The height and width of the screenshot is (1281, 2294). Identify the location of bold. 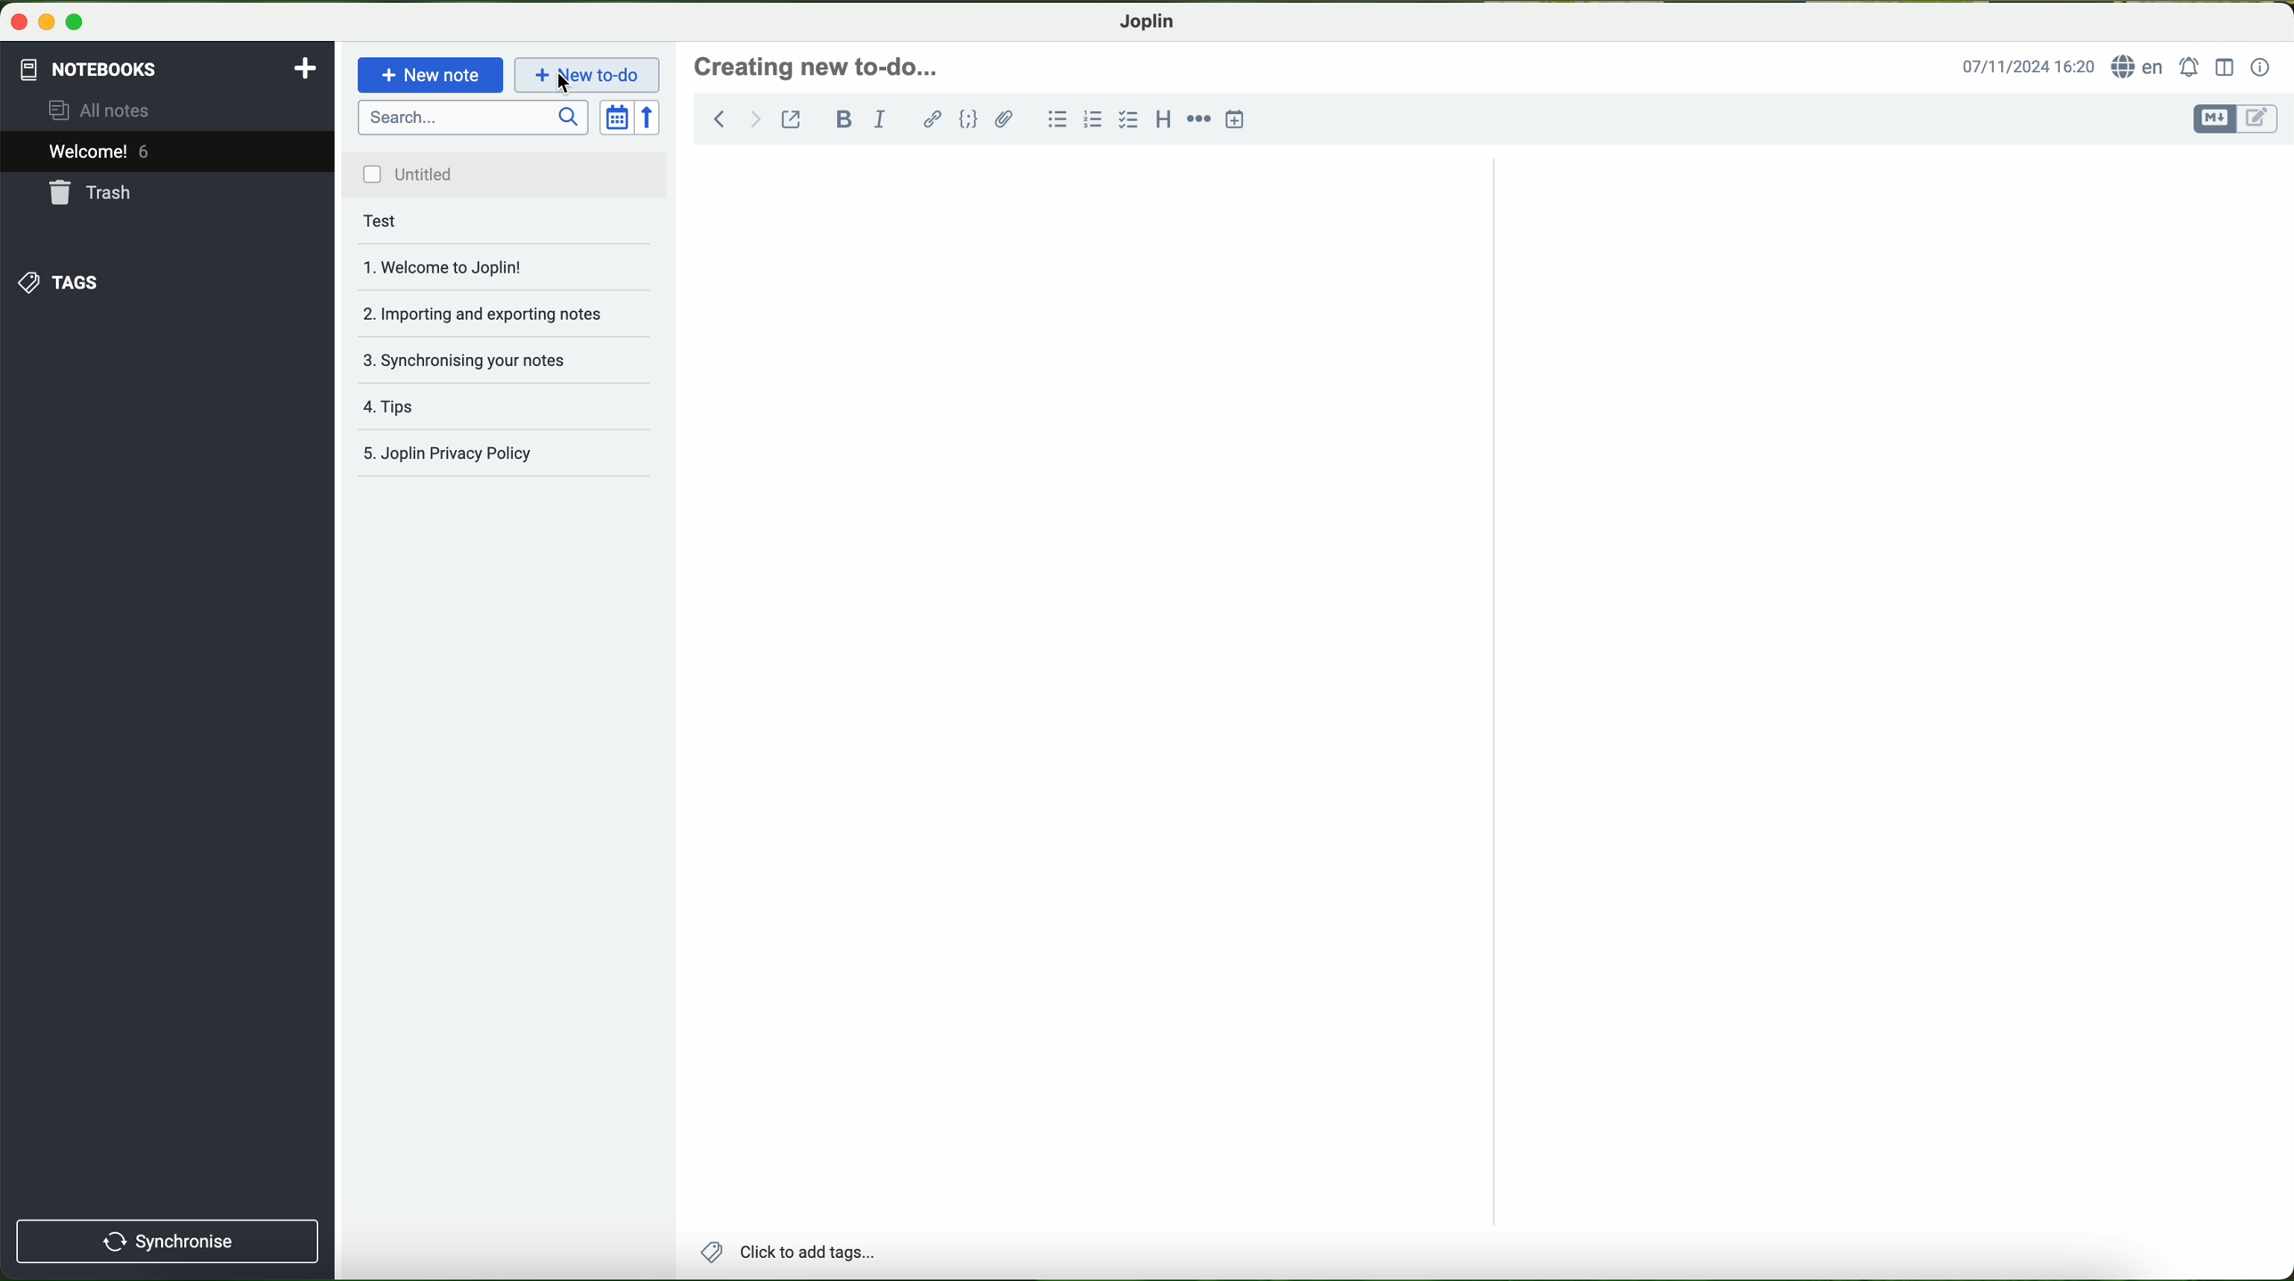
(845, 118).